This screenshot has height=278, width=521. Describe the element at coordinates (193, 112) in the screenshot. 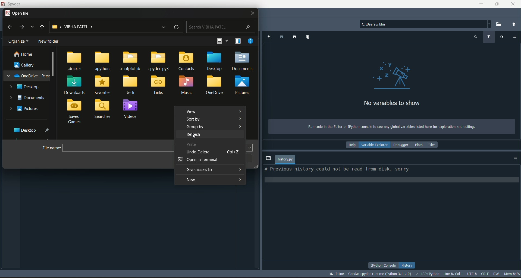

I see `view` at that location.